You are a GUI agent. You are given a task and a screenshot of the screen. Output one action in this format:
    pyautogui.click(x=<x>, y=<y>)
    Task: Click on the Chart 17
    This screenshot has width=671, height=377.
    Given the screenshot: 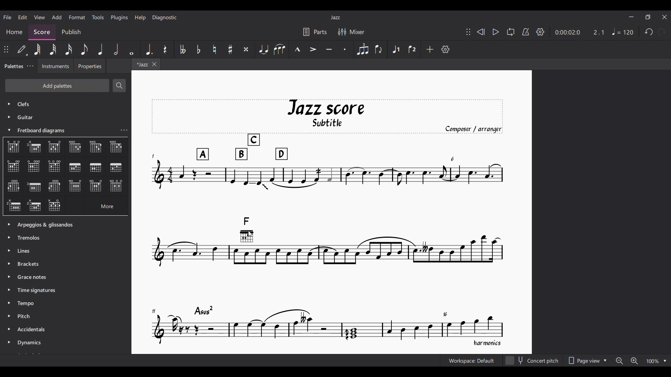 What is the action you would take?
    pyautogui.click(x=13, y=205)
    